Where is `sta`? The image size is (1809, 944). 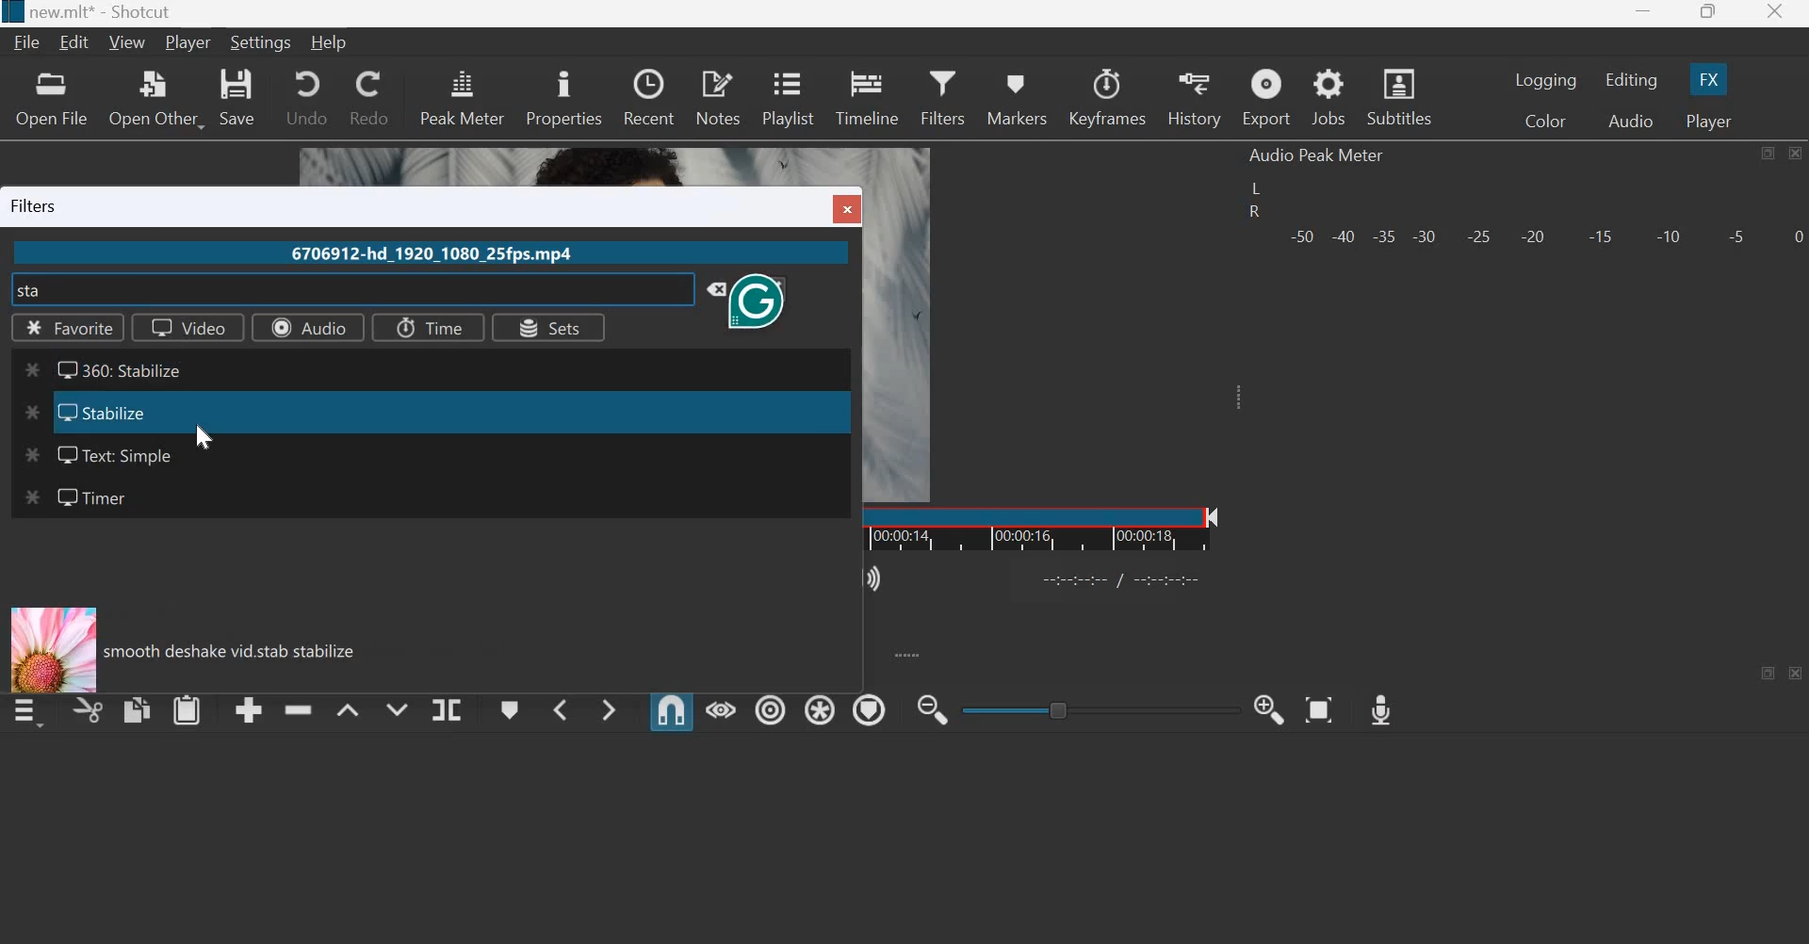 sta is located at coordinates (30, 289).